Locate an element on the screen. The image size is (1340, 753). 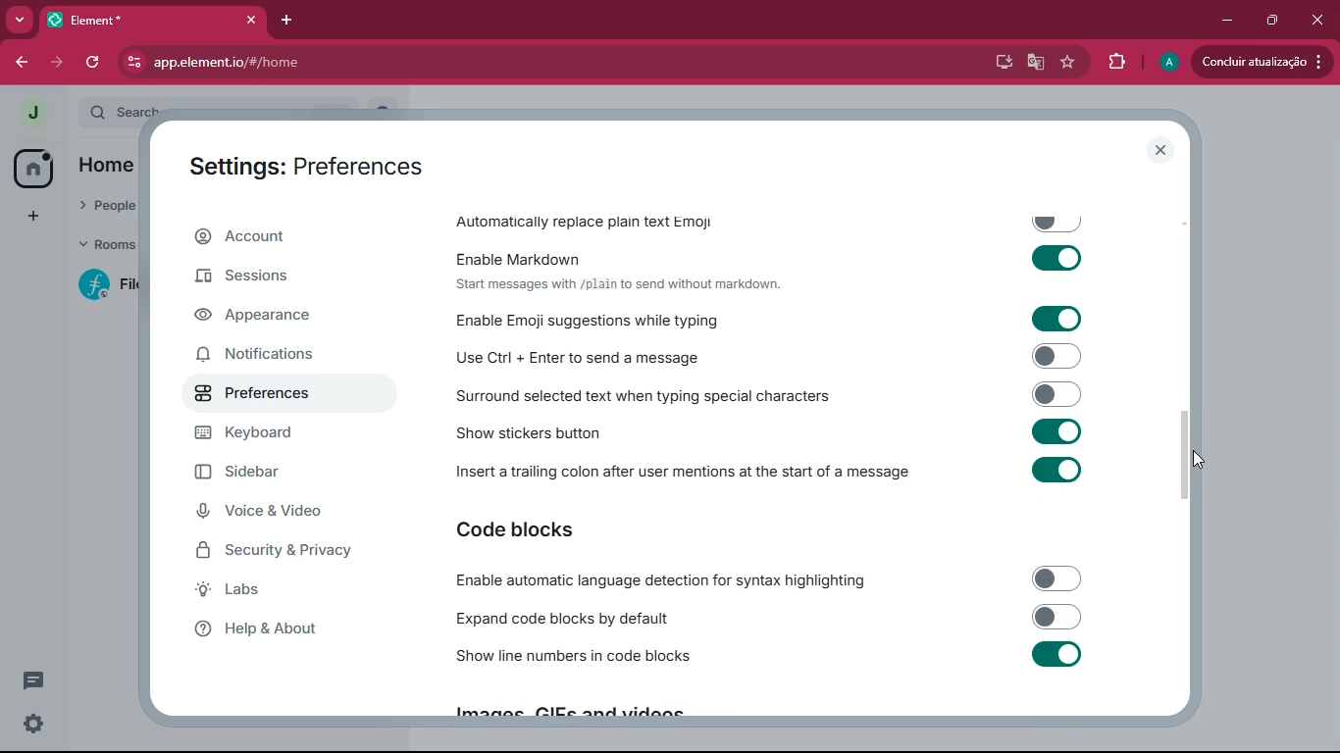
profile picture is located at coordinates (31, 114).